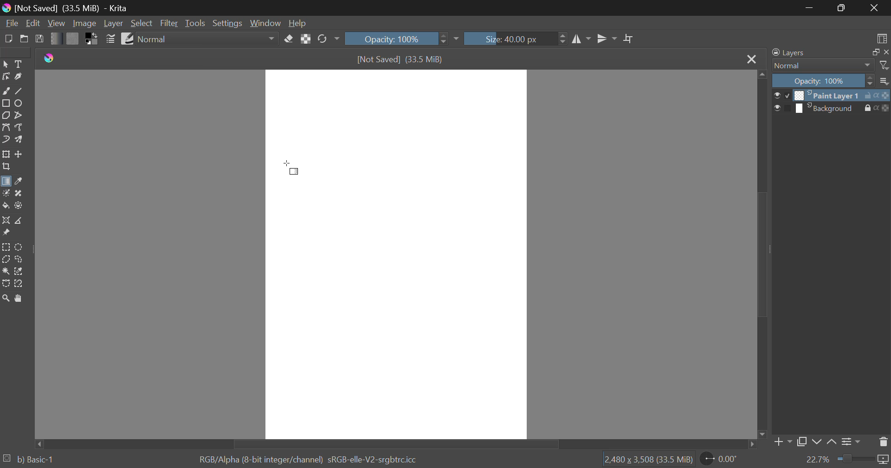  I want to click on Edit Shapes, so click(6, 77).